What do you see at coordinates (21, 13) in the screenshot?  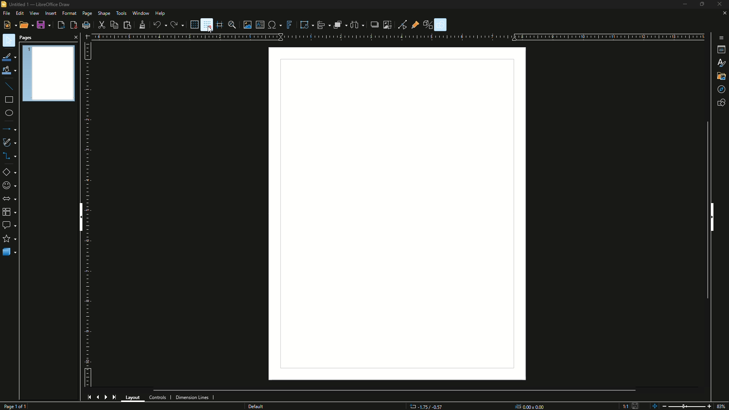 I see `Edit` at bounding box center [21, 13].